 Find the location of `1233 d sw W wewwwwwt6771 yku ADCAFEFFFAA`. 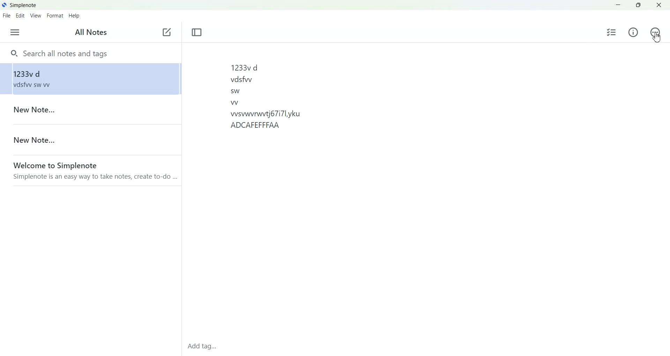

1233 d sw W wewwwwwt6771 yku ADCAFEFFFAA is located at coordinates (425, 193).